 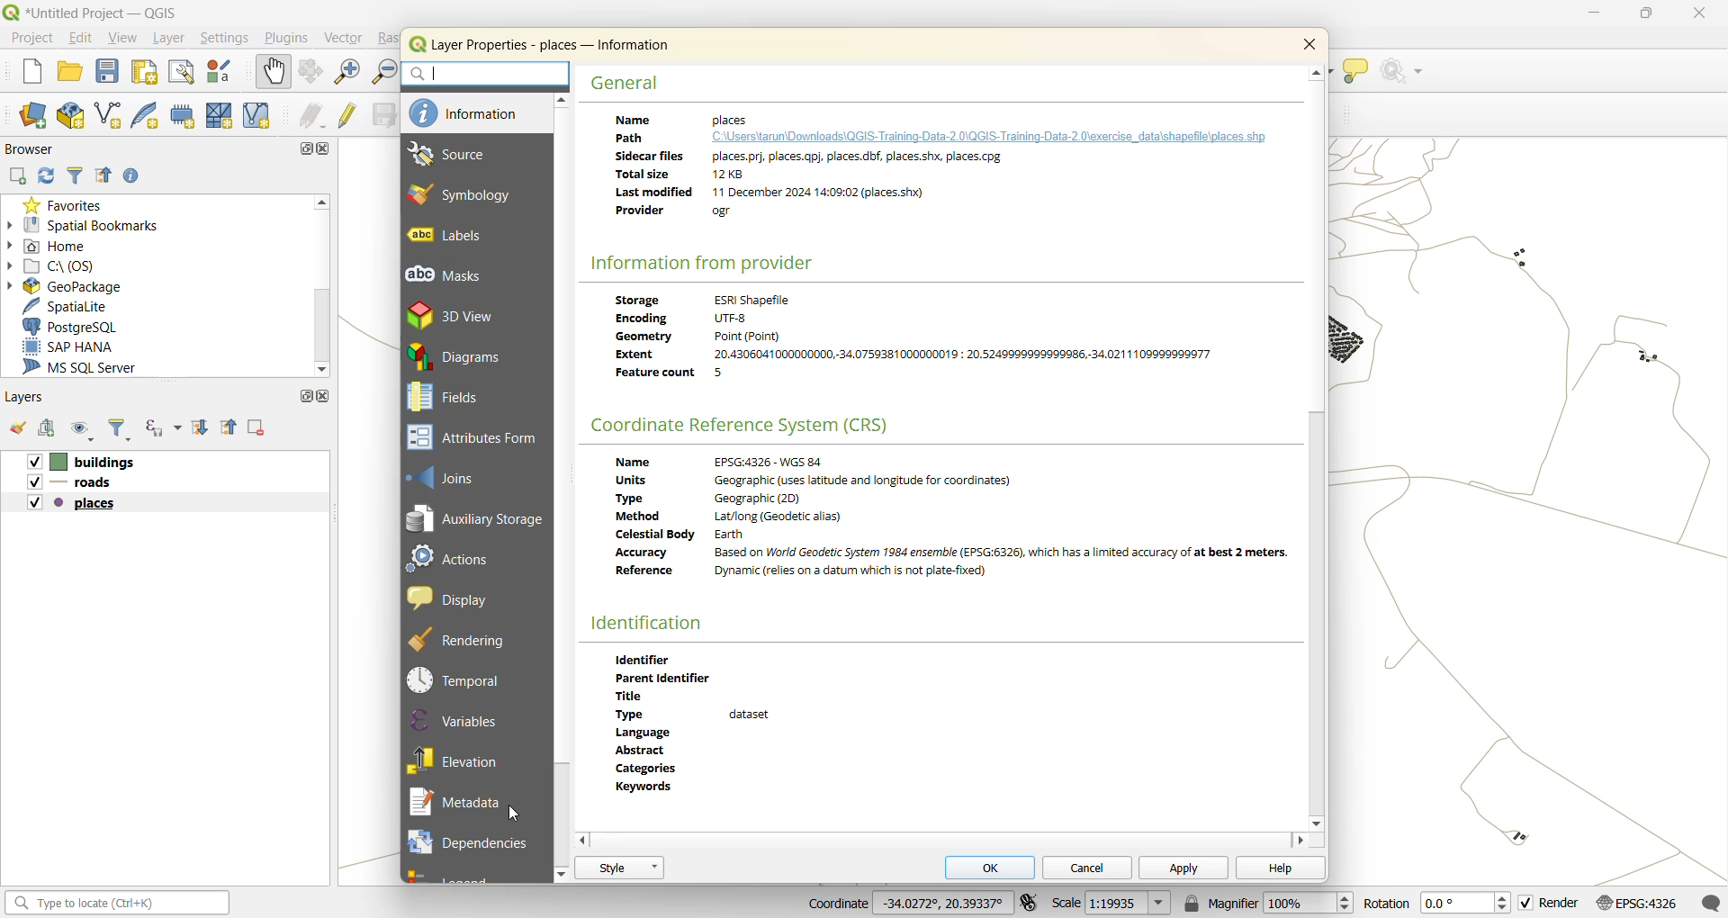 I want to click on save, so click(x=109, y=74).